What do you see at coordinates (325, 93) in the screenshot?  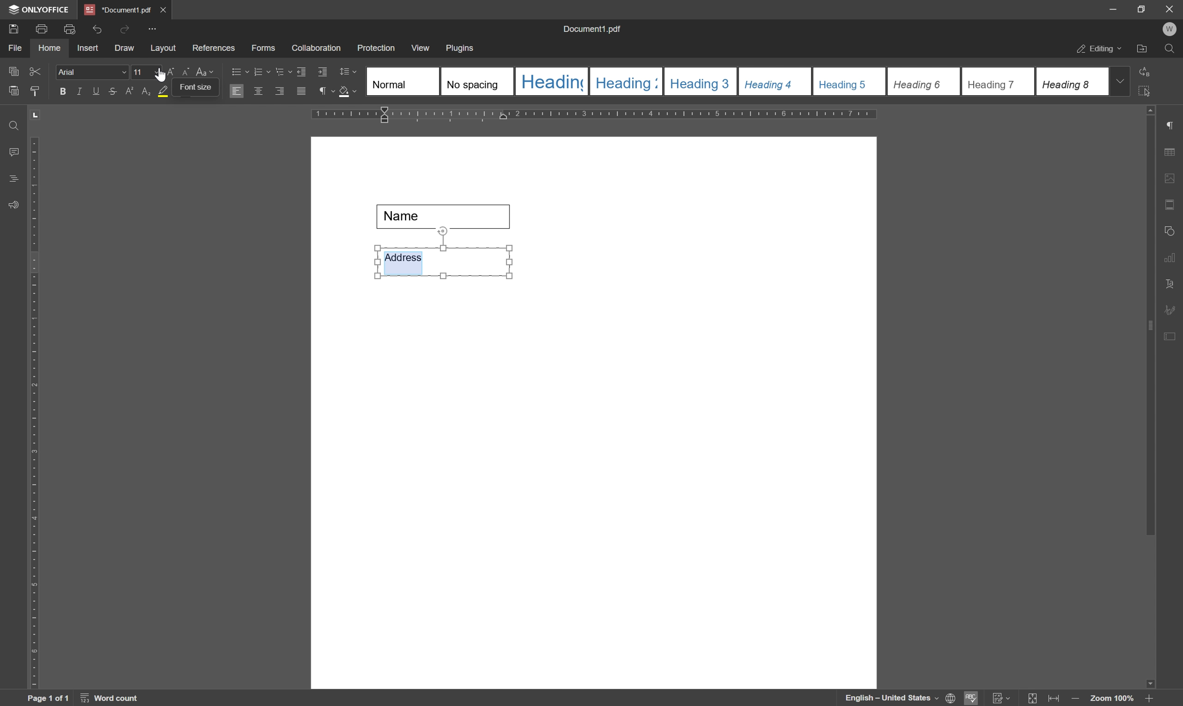 I see `non printing characters` at bounding box center [325, 93].